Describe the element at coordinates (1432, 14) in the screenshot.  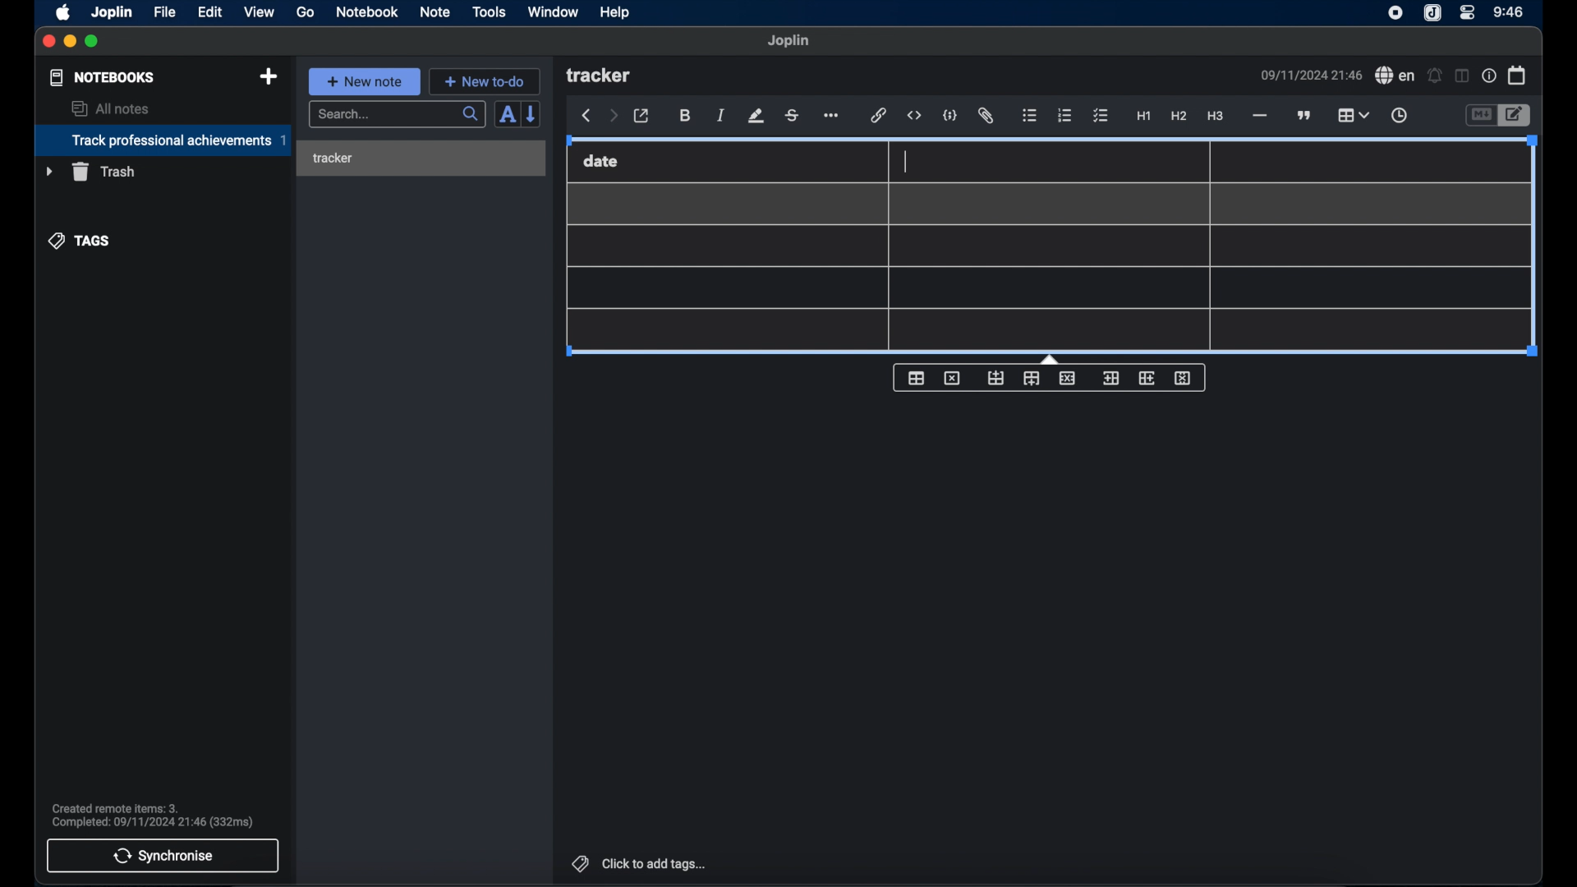
I see `joplin` at that location.